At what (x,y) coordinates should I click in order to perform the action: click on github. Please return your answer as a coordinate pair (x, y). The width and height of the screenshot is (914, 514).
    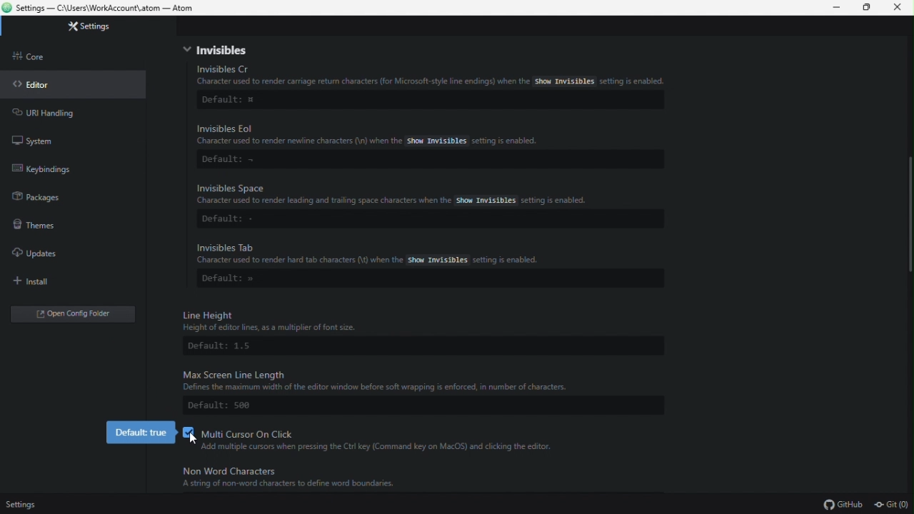
    Looking at the image, I should click on (839, 504).